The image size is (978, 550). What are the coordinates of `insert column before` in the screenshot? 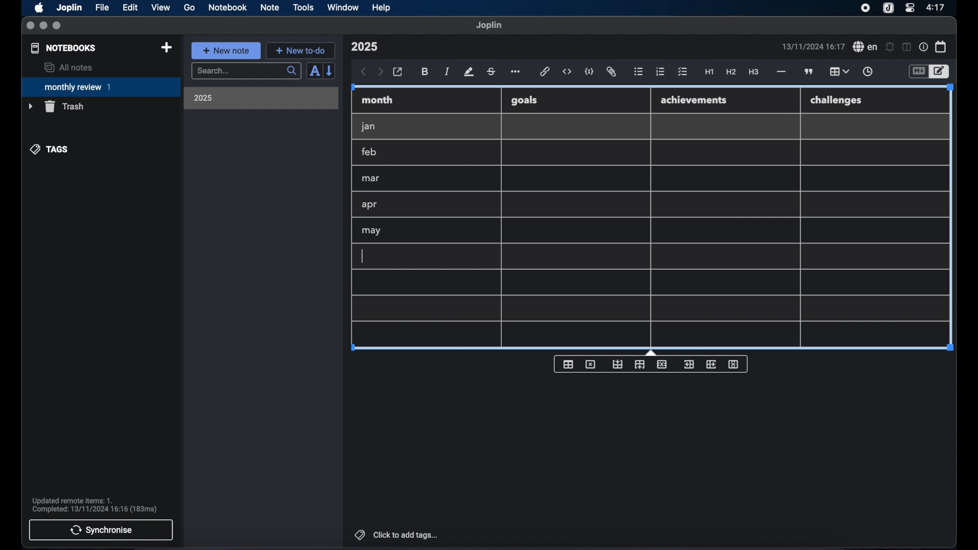 It's located at (689, 365).